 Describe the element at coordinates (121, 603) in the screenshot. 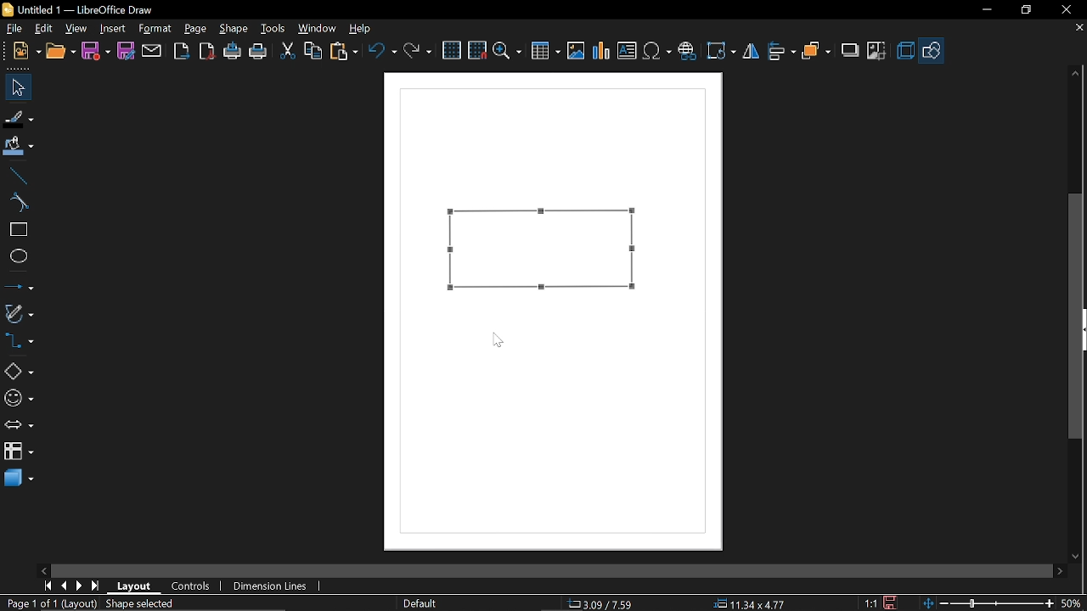

I see `(Layout) Shape selected` at that location.